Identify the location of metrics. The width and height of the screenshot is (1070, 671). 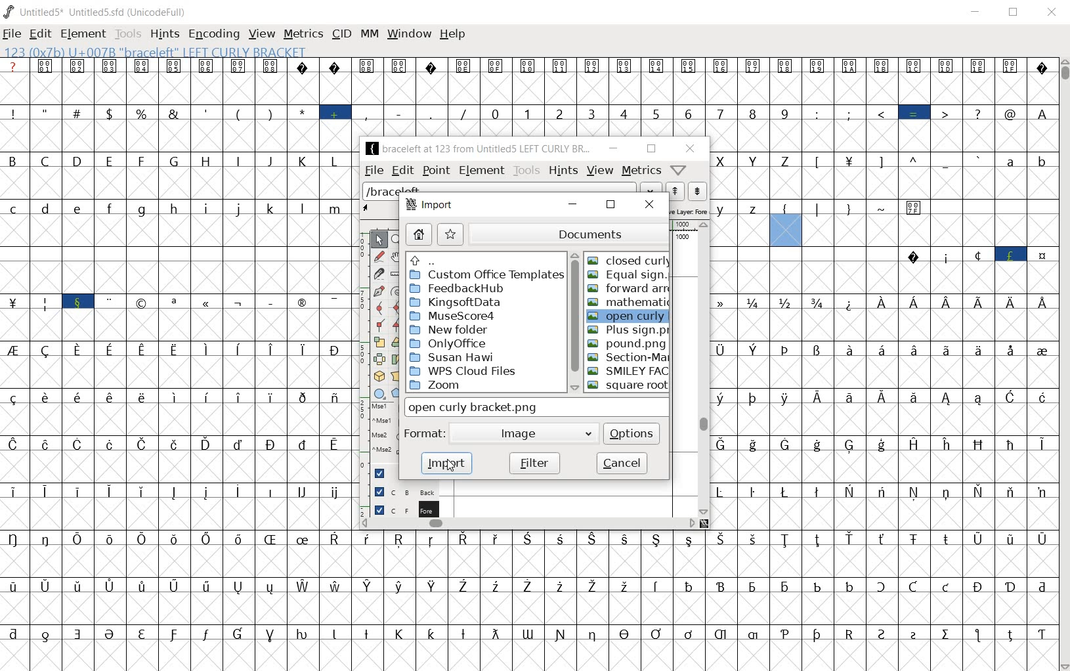
(641, 171).